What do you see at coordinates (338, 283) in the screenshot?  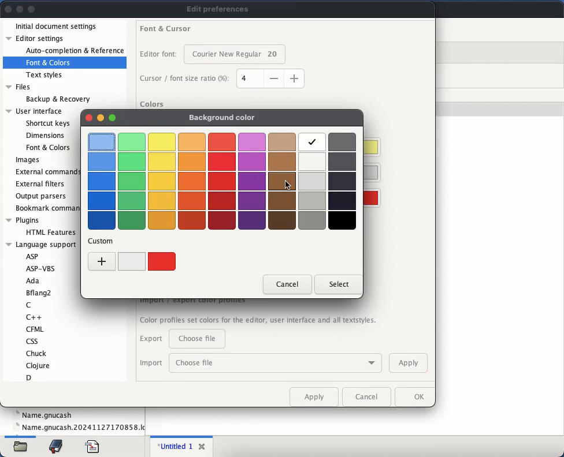 I see `select` at bounding box center [338, 283].